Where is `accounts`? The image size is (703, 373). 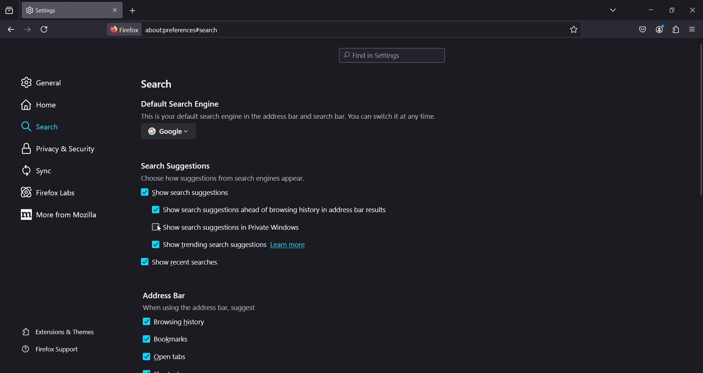 accounts is located at coordinates (661, 30).